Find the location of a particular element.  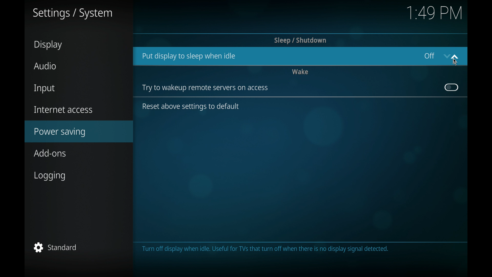

add-ons is located at coordinates (51, 153).